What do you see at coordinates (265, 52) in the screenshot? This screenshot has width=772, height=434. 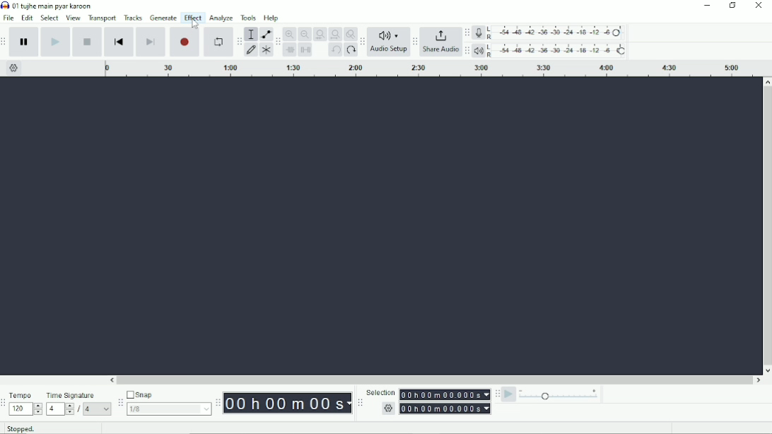 I see `Multi-tool` at bounding box center [265, 52].